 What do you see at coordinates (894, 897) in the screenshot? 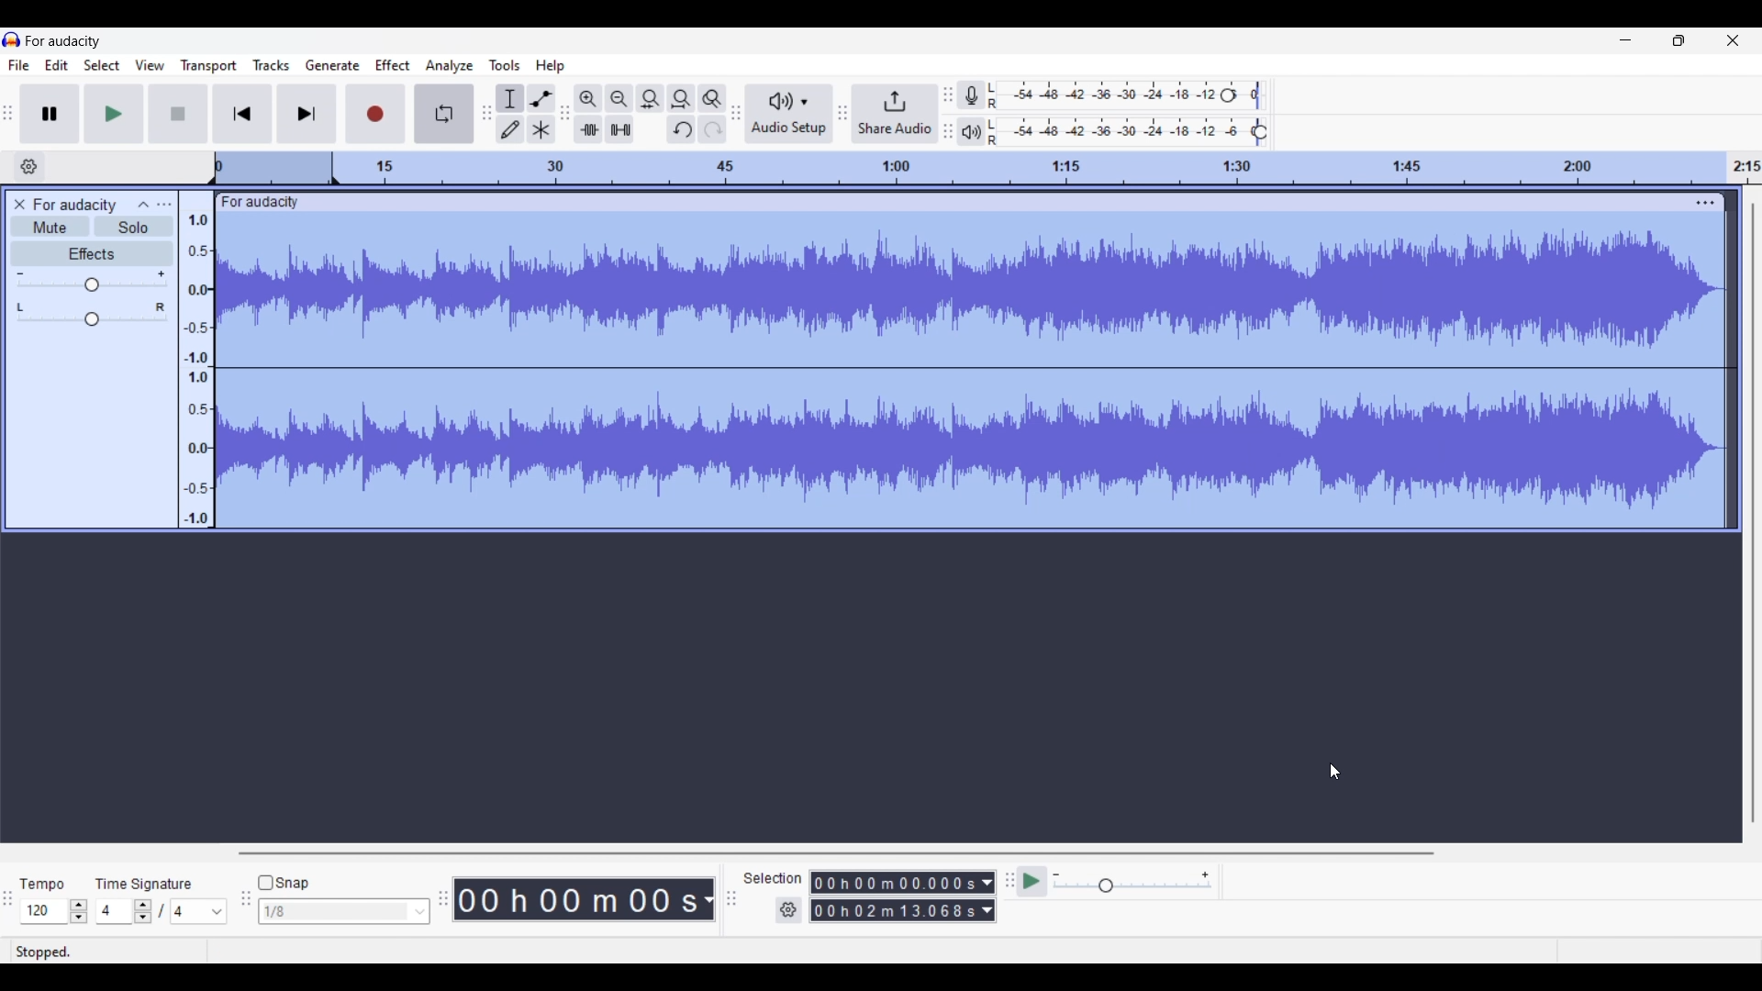
I see `Selection duration` at bounding box center [894, 897].